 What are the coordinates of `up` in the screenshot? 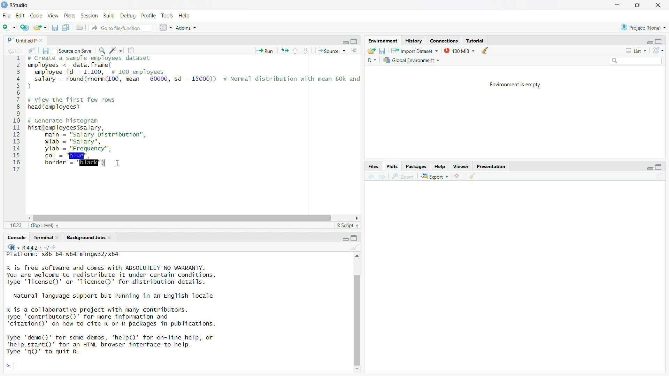 It's located at (295, 51).